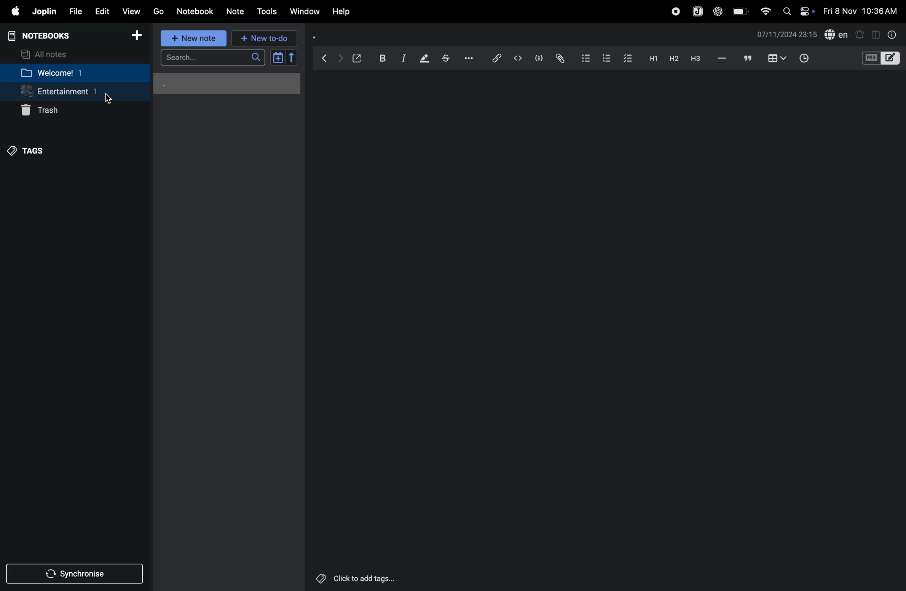  Describe the element at coordinates (66, 73) in the screenshot. I see `welcome ` at that location.